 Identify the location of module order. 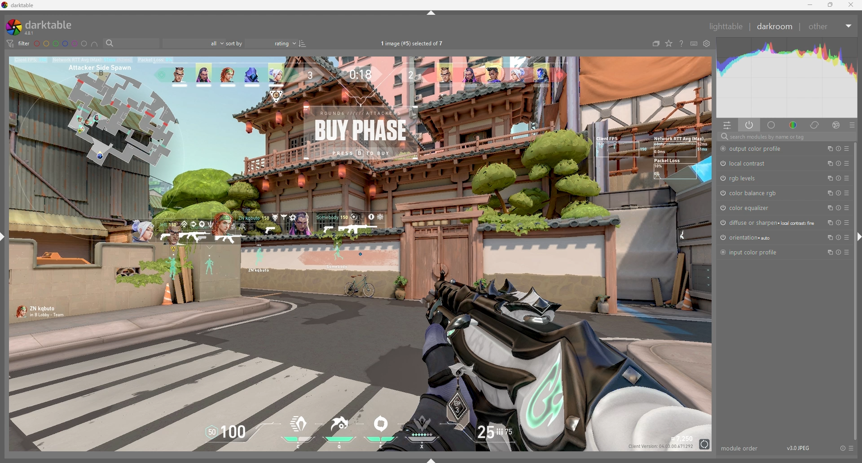
(741, 448).